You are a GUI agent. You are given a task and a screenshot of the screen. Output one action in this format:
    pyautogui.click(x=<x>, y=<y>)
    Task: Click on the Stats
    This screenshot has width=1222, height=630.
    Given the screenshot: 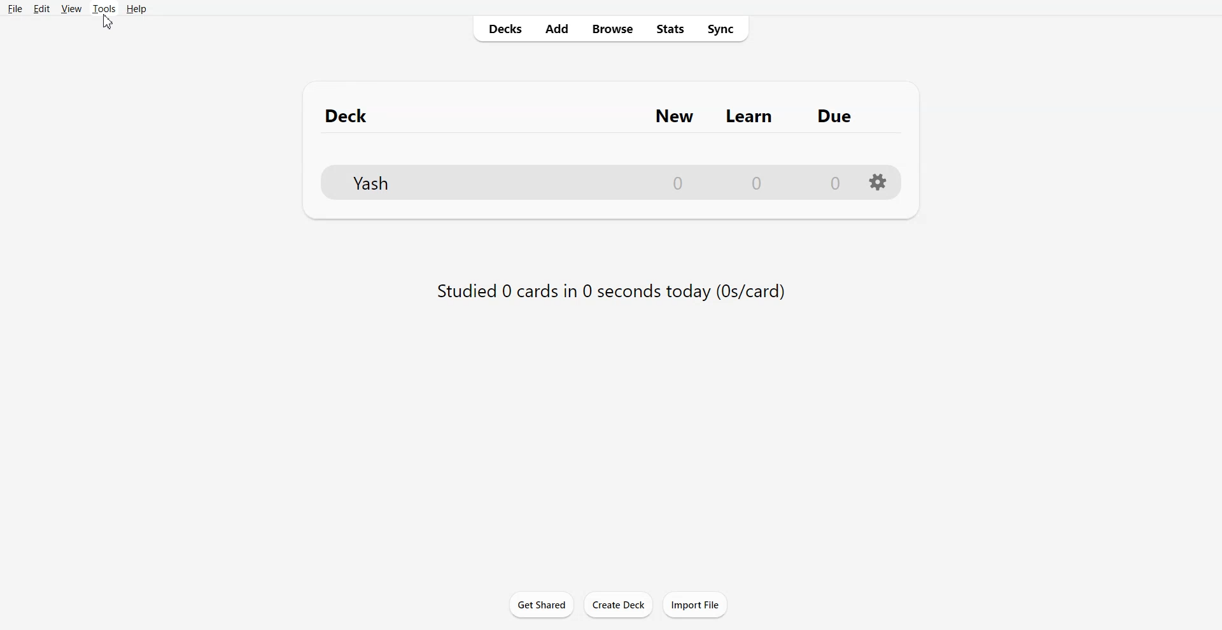 What is the action you would take?
    pyautogui.click(x=668, y=28)
    